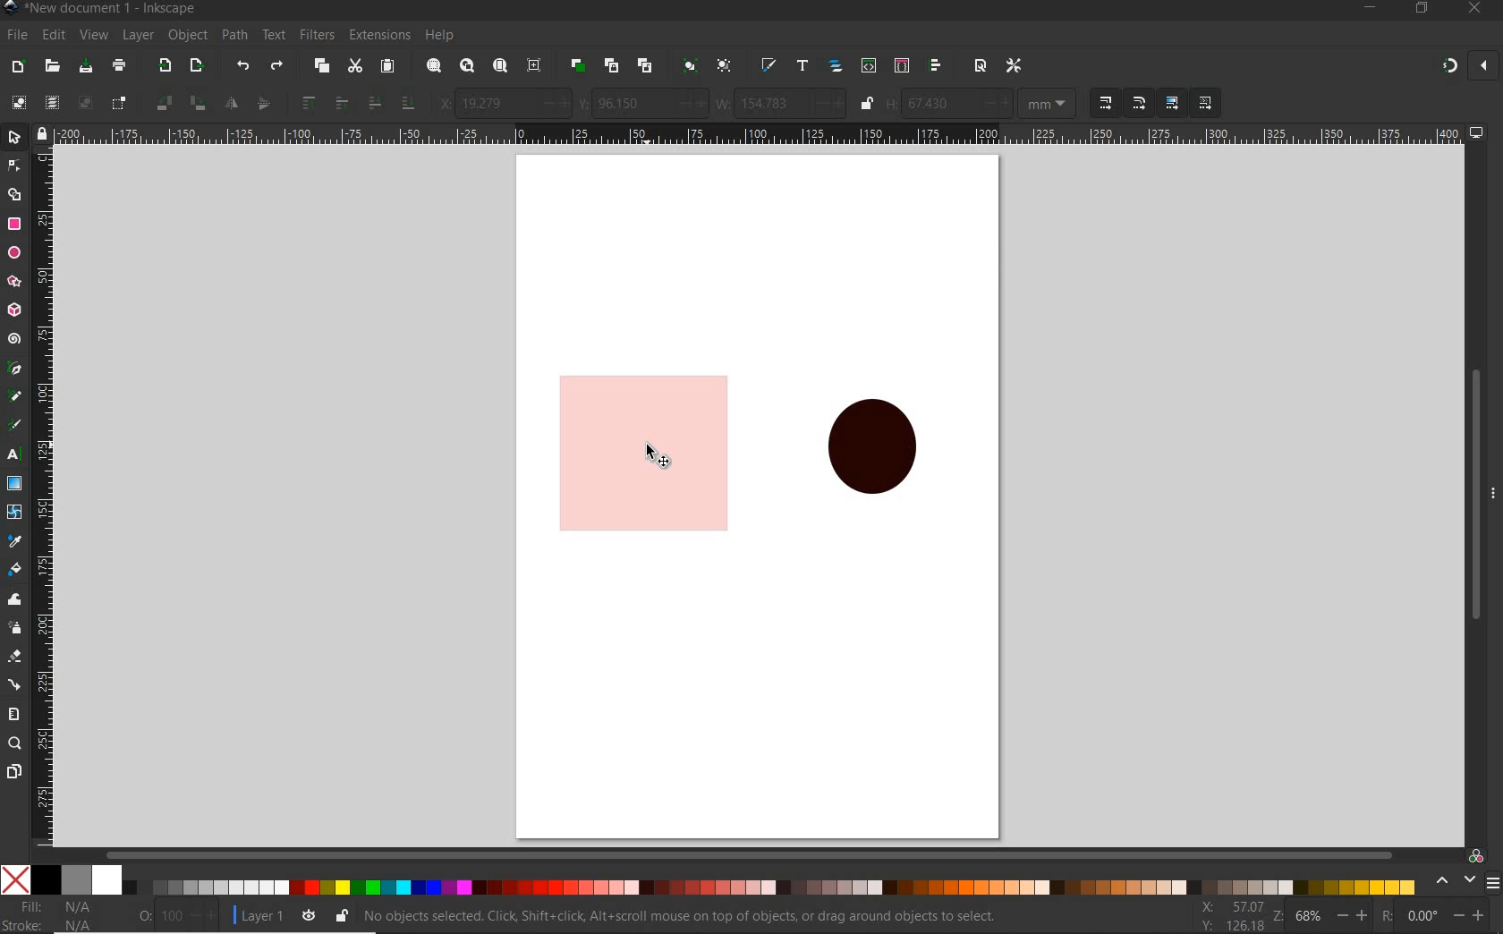  I want to click on extensions, so click(378, 35).